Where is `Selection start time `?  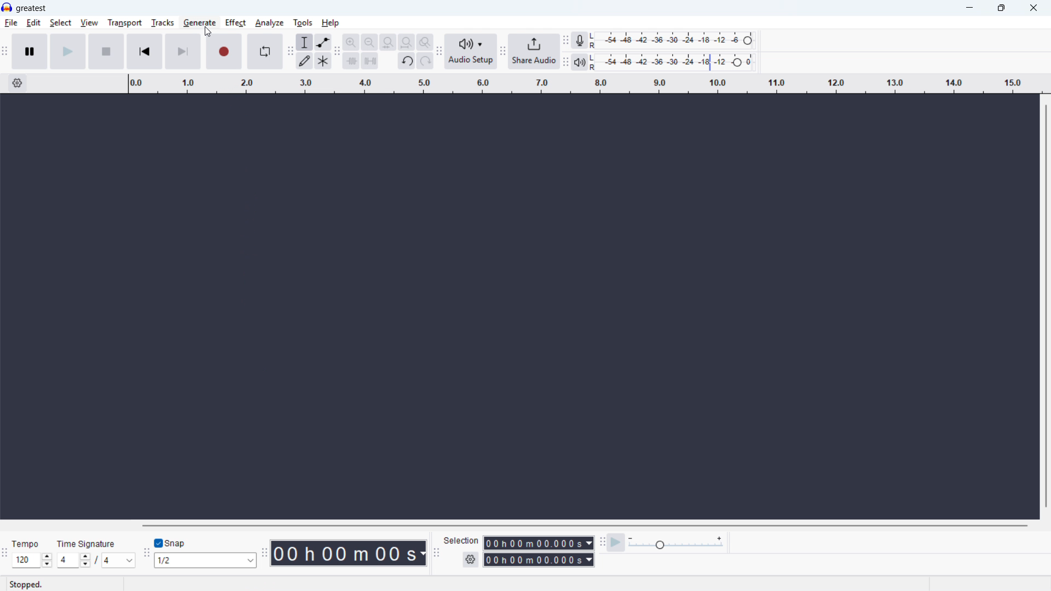
Selection start time  is located at coordinates (538, 543).